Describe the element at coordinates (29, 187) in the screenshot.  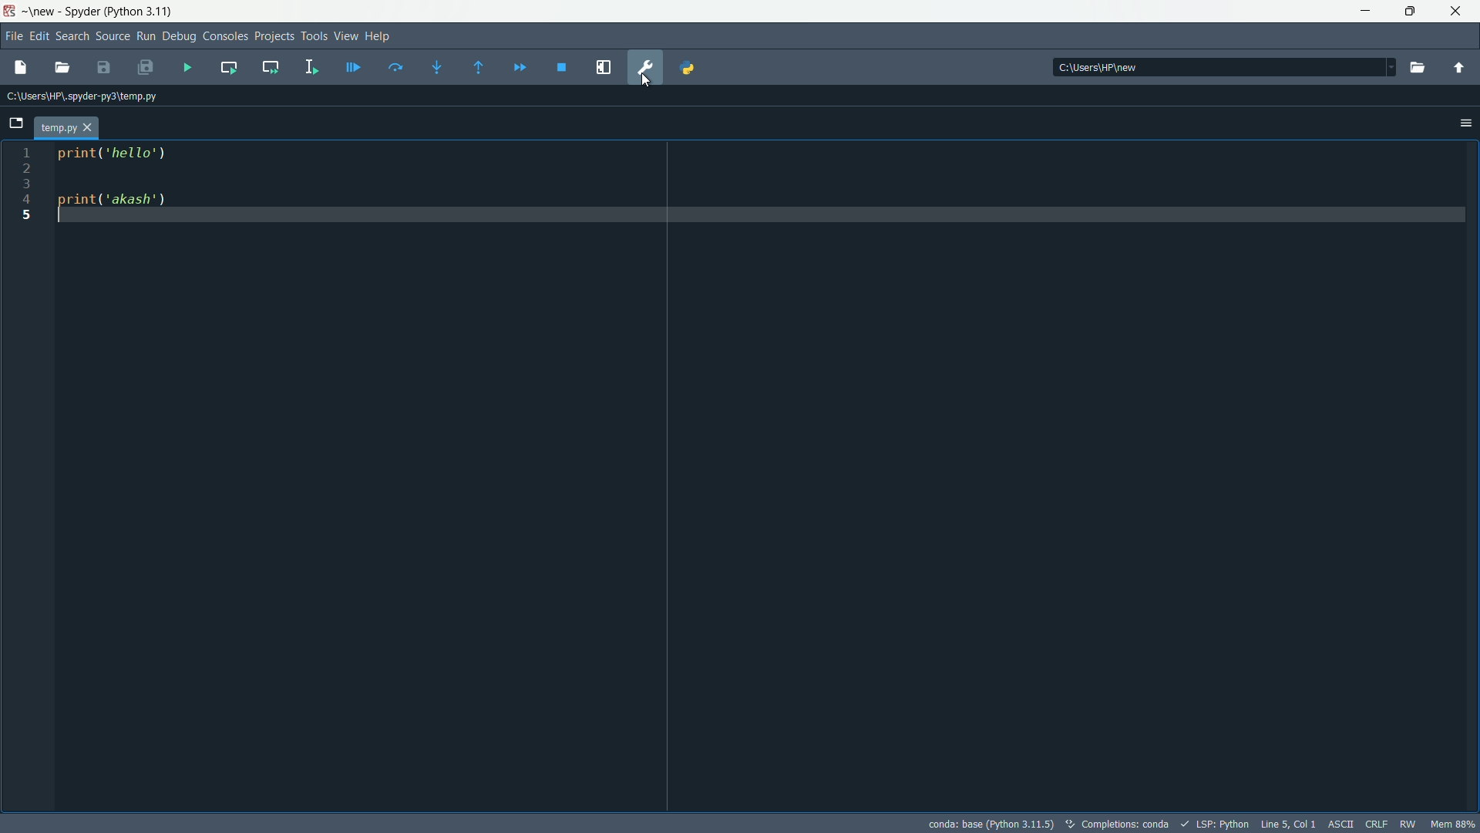
I see `3` at that location.